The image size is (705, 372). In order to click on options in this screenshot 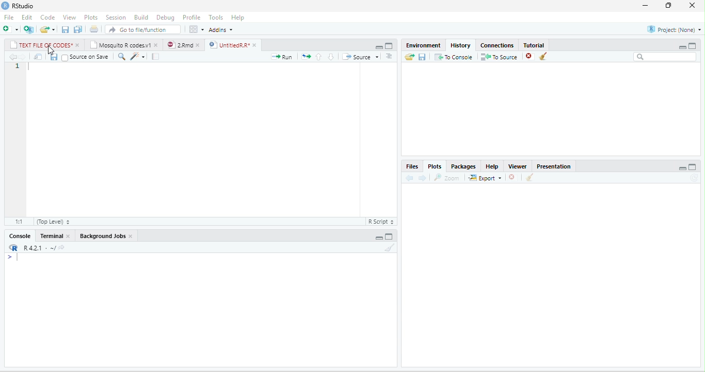, I will do `click(197, 29)`.